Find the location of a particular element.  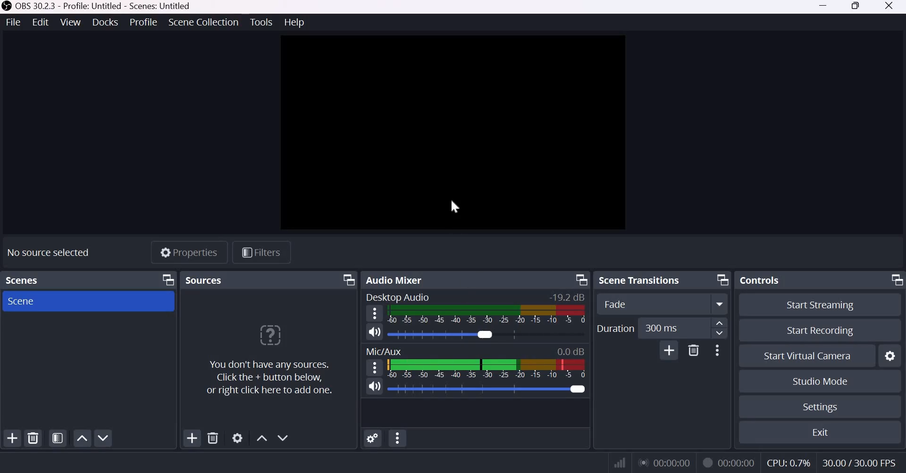

Close is located at coordinates (892, 7).